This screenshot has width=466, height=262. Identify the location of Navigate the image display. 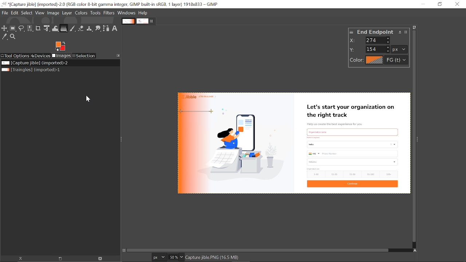
(415, 250).